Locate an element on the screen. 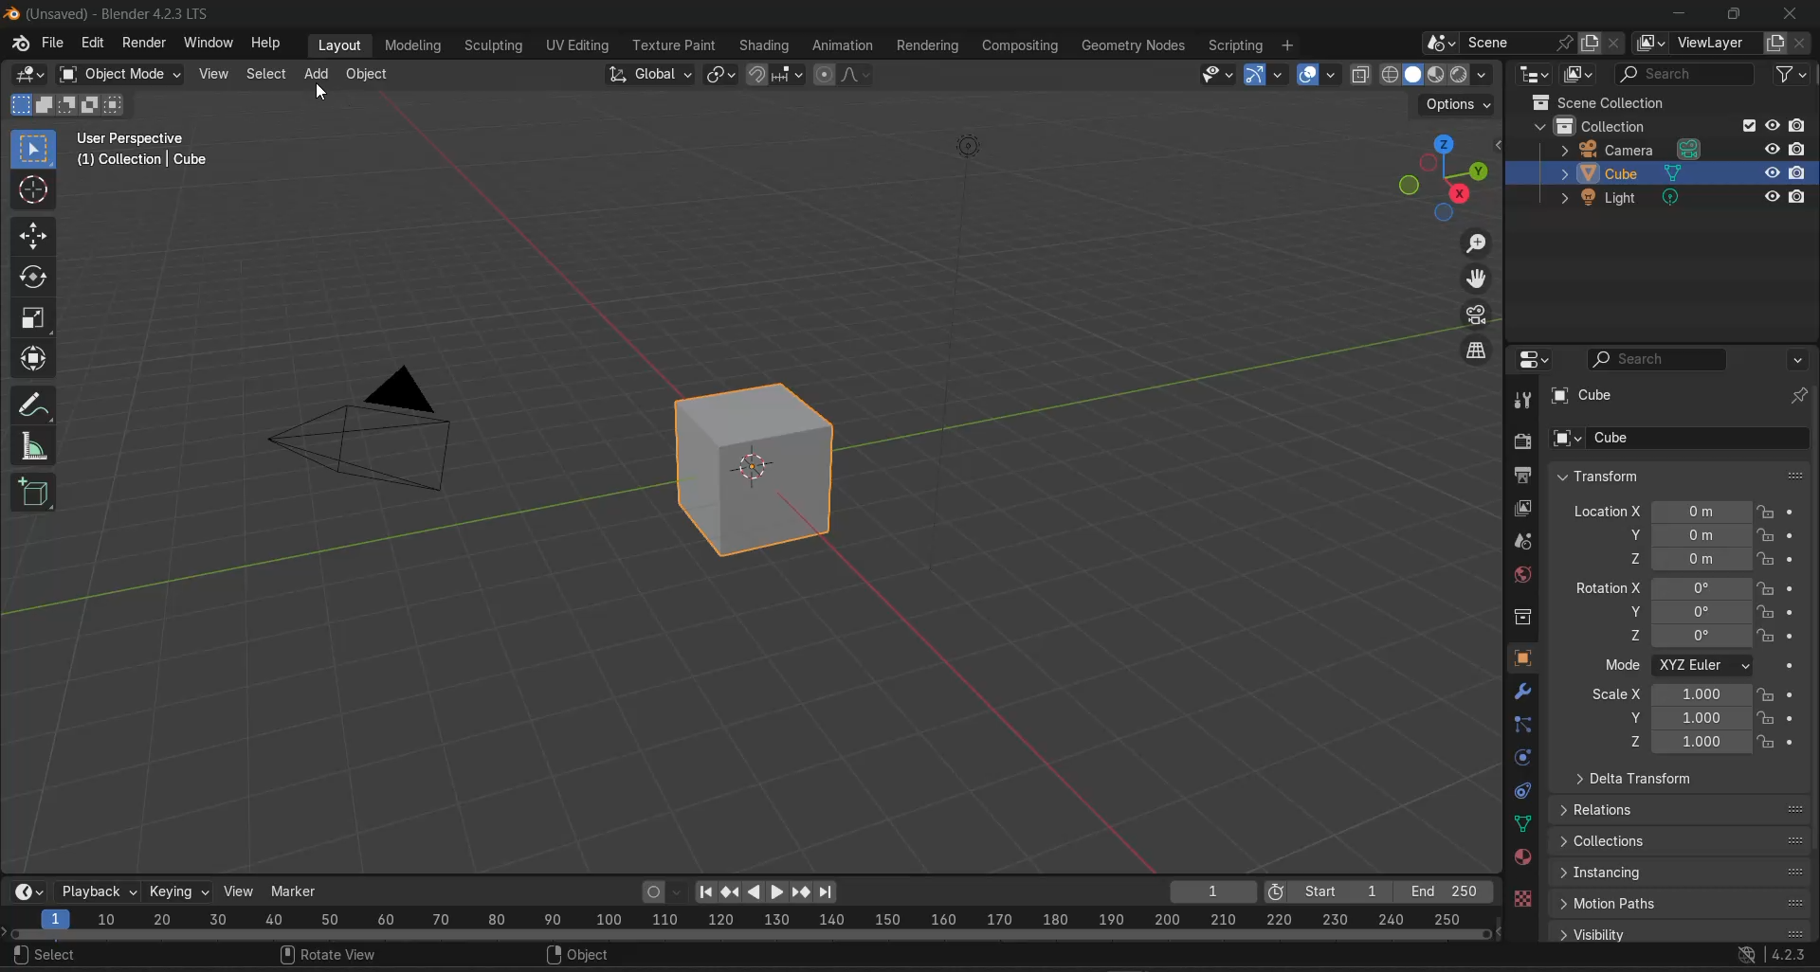 The height and width of the screenshot is (972, 1820). mode: interact existing selection is located at coordinates (116, 106).